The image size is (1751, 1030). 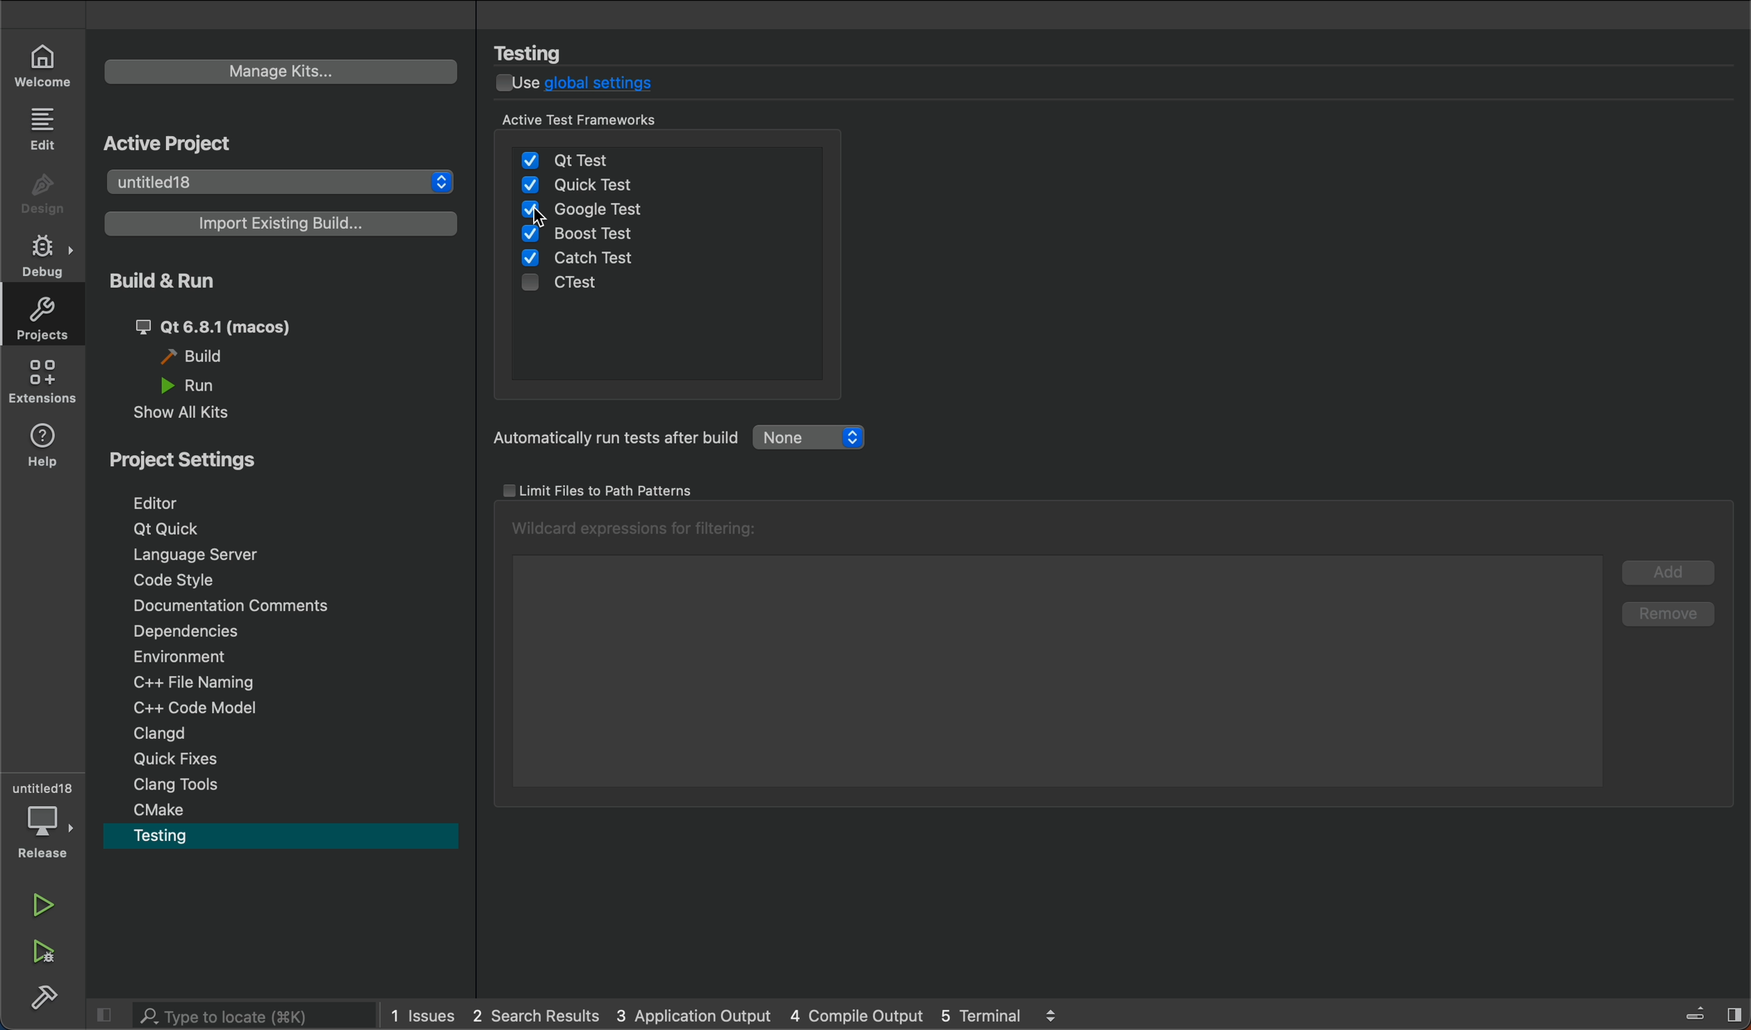 I want to click on buikd, so click(x=40, y=997).